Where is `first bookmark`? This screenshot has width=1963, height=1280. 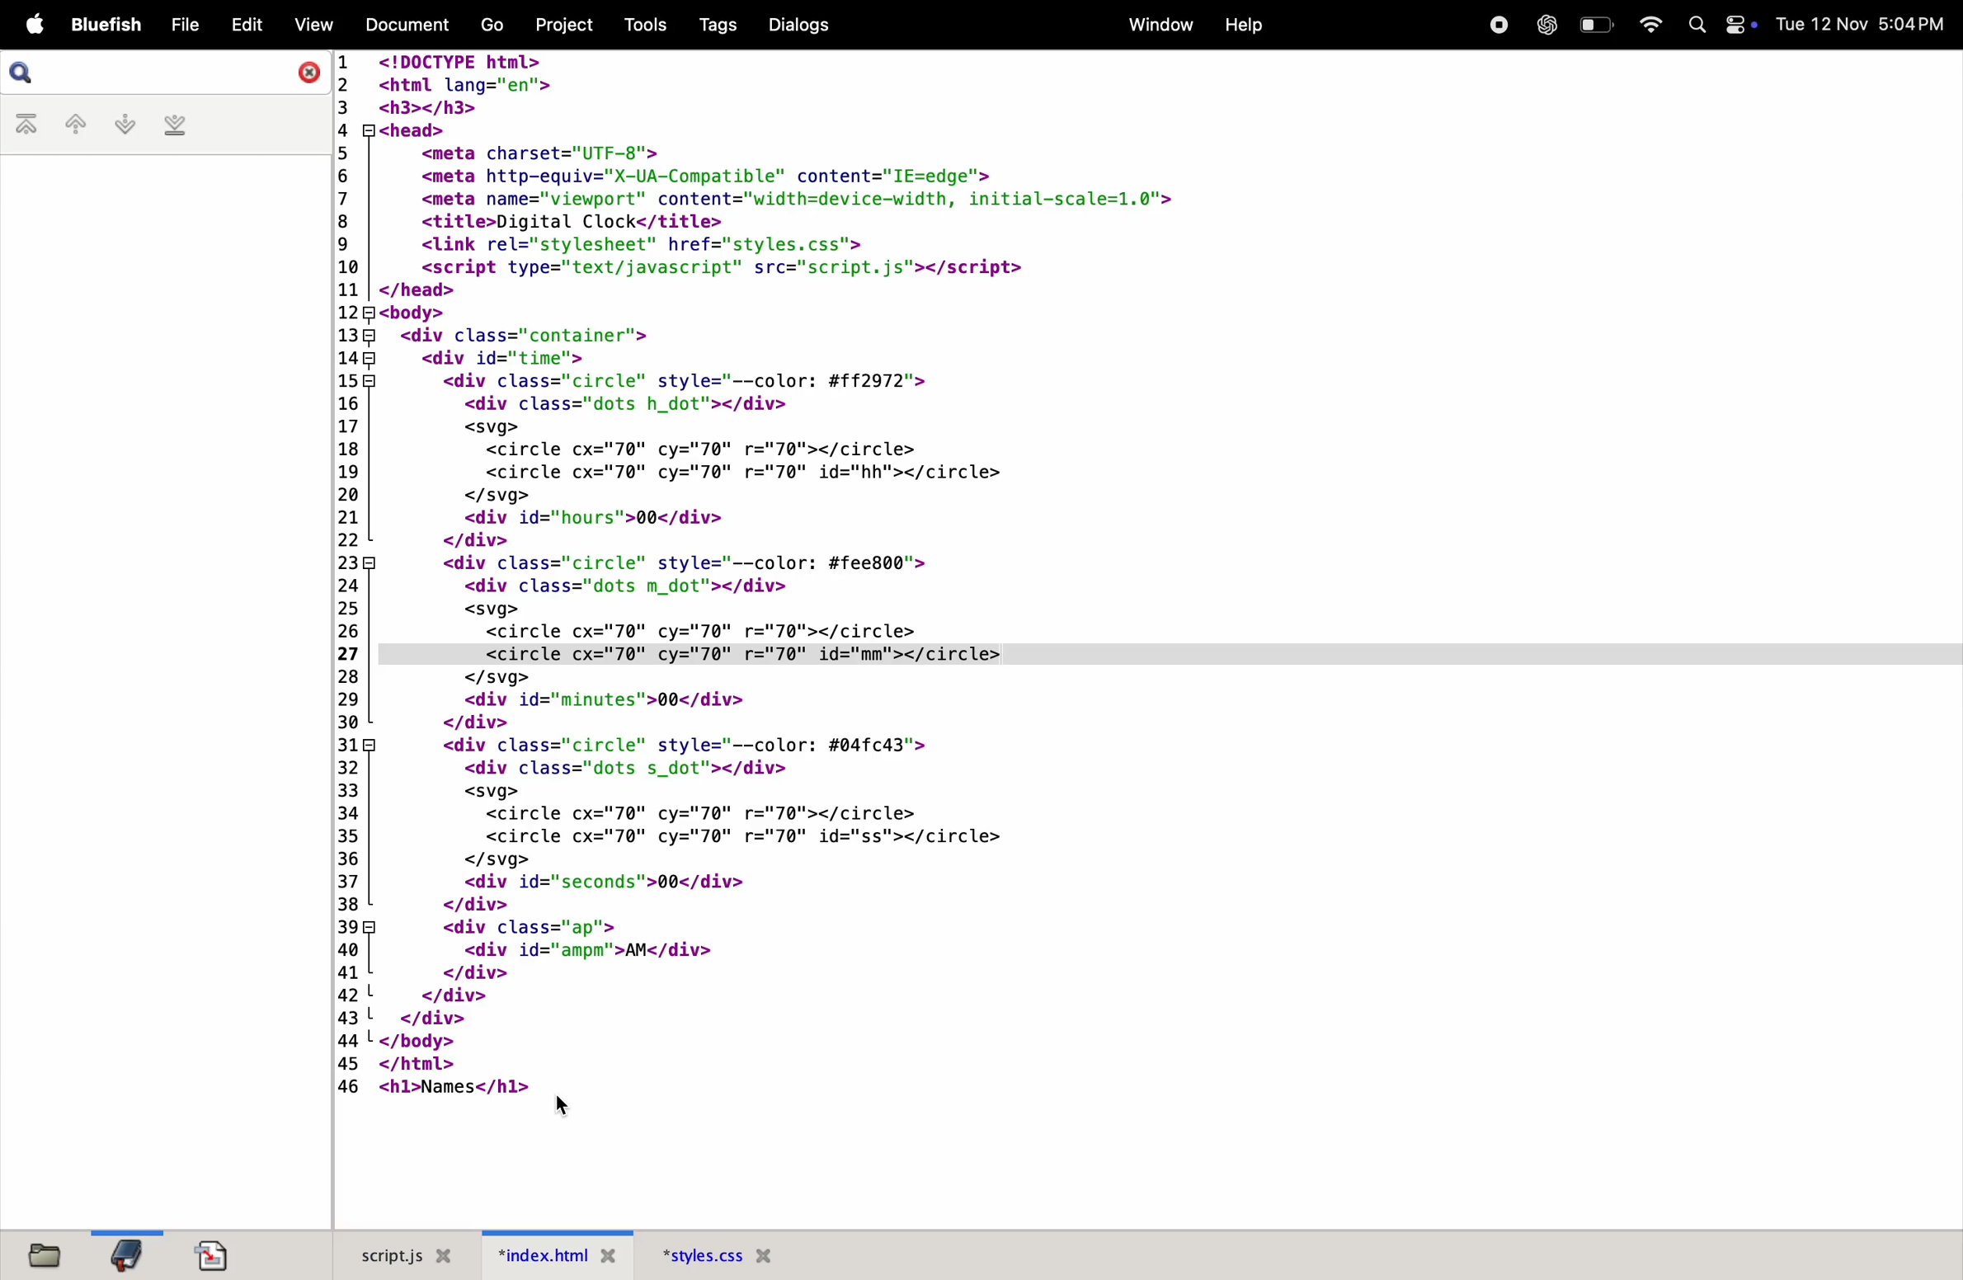 first bookmark is located at coordinates (25, 124).